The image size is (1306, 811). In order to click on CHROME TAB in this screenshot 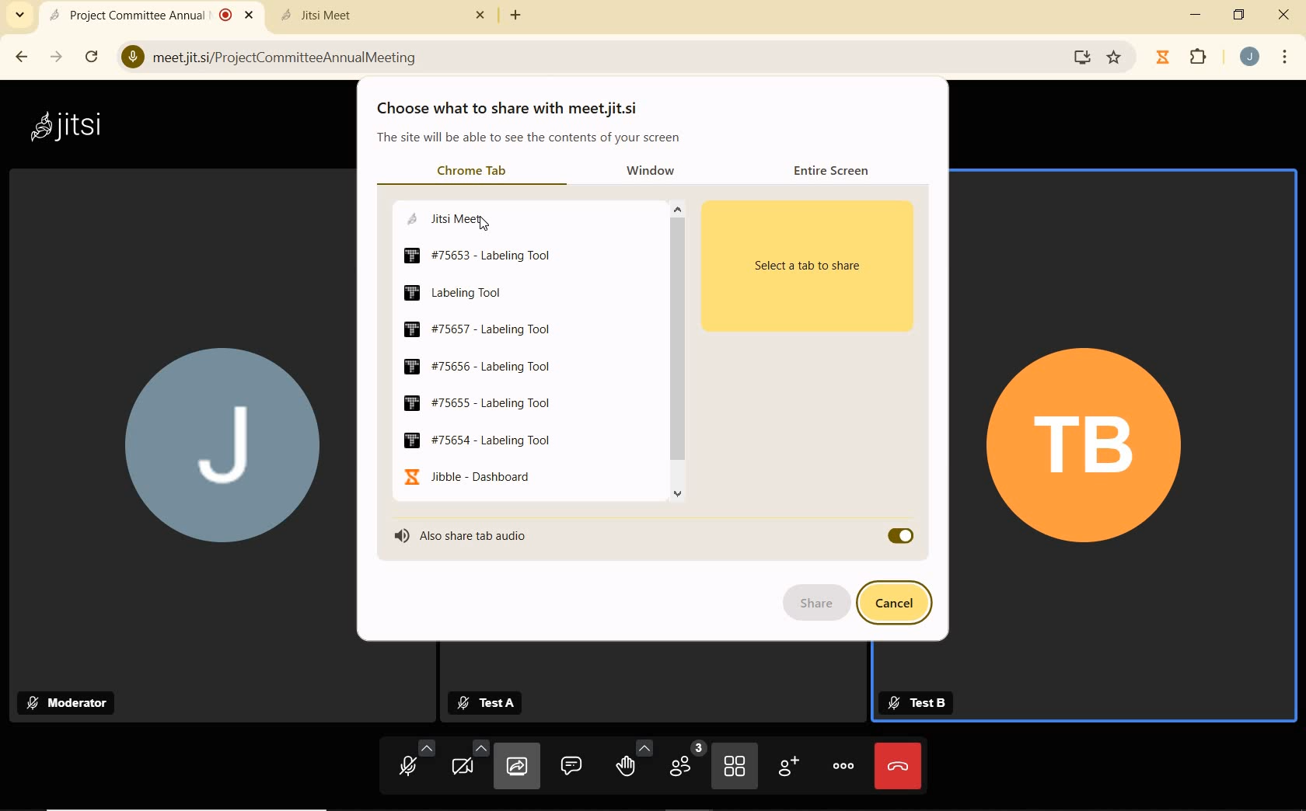, I will do `click(471, 172)`.